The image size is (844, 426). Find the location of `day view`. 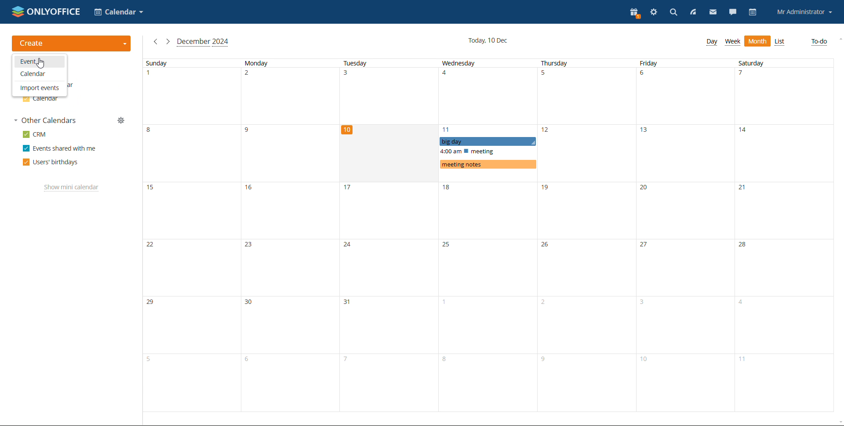

day view is located at coordinates (712, 42).